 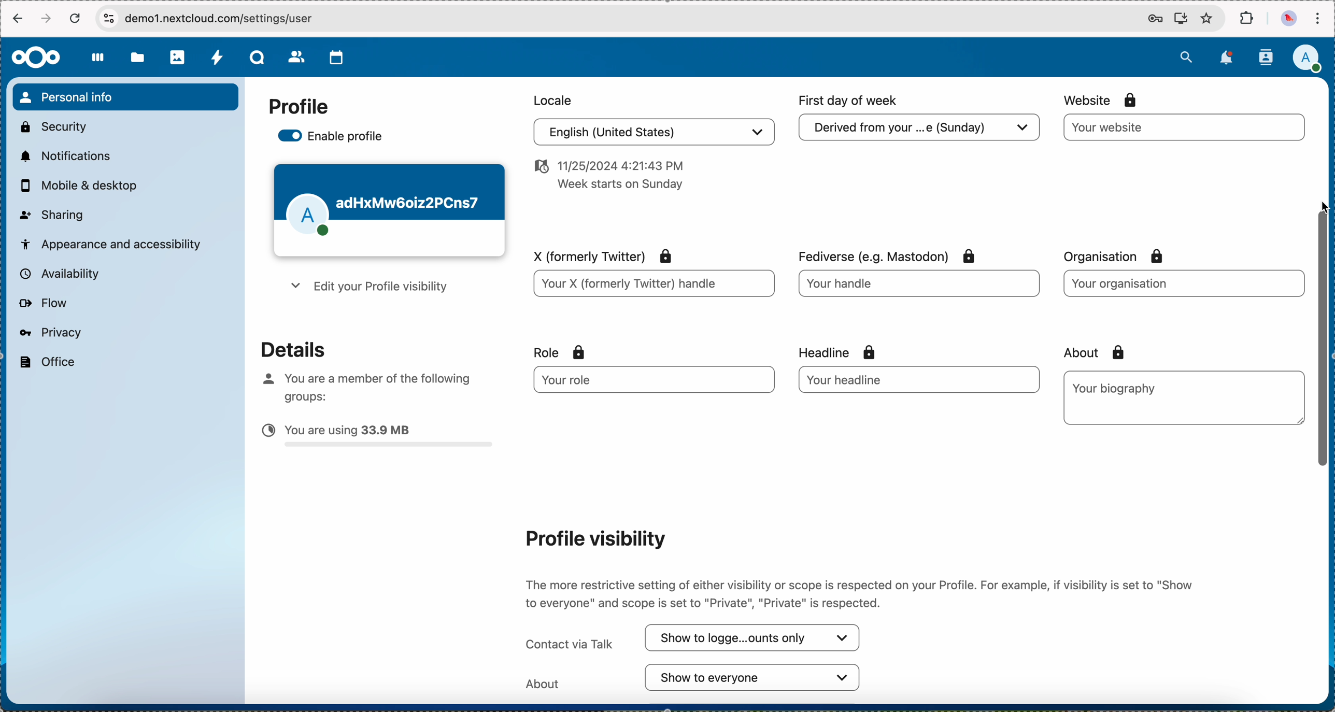 I want to click on photos, so click(x=178, y=58).